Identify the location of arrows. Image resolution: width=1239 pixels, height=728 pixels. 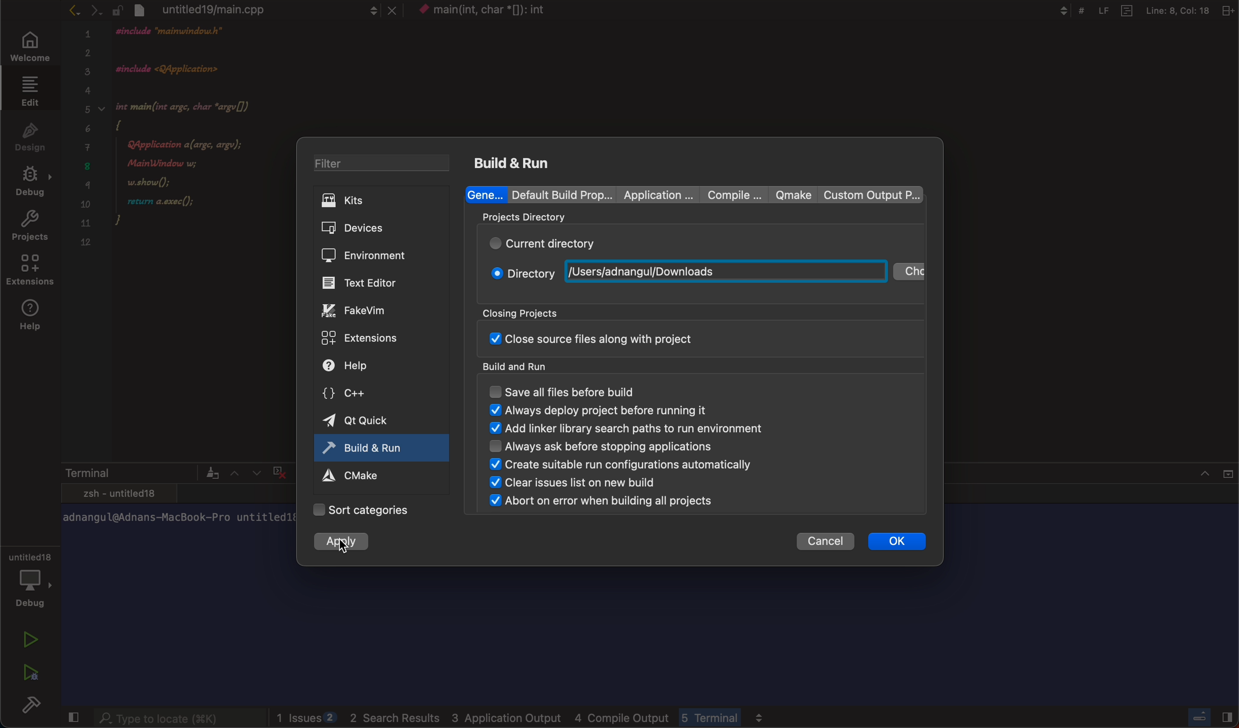
(79, 12).